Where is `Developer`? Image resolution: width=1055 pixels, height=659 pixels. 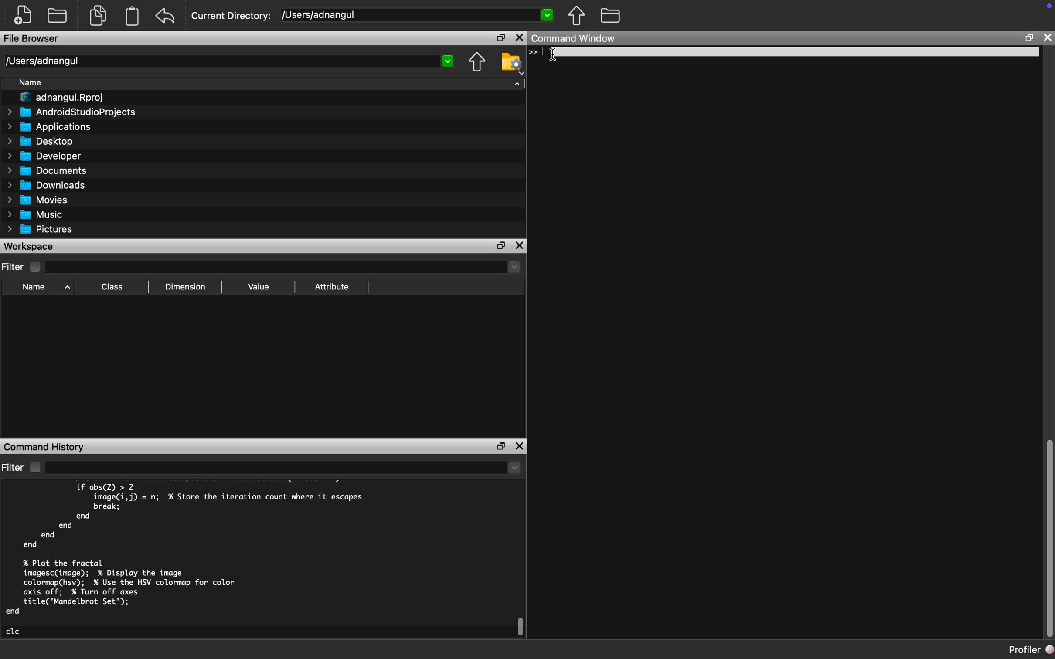 Developer is located at coordinates (47, 156).